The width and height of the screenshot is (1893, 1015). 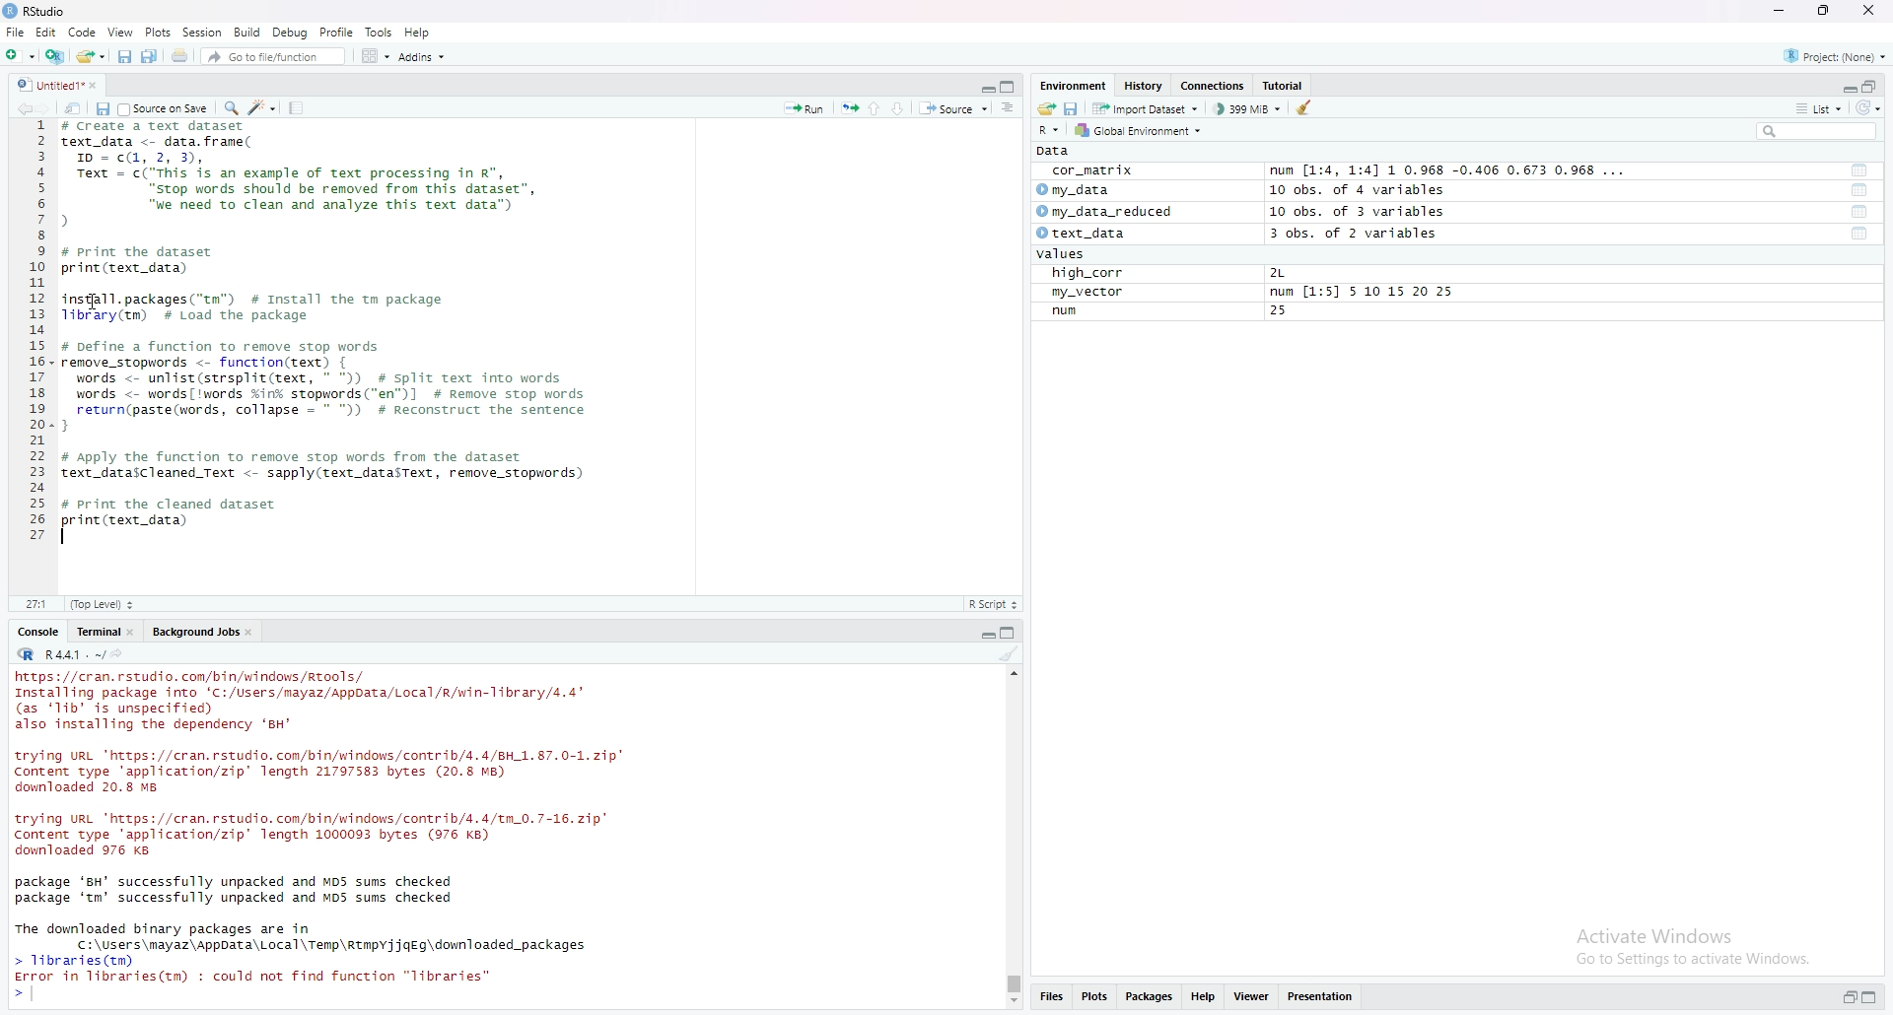 I want to click on collapse, so click(x=1874, y=997).